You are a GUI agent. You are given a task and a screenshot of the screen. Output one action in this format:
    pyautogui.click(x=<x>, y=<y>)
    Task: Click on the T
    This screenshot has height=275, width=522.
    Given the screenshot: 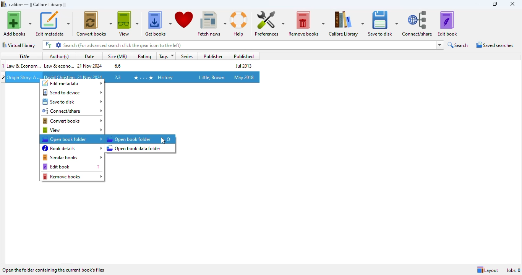 What is the action you would take?
    pyautogui.click(x=98, y=167)
    